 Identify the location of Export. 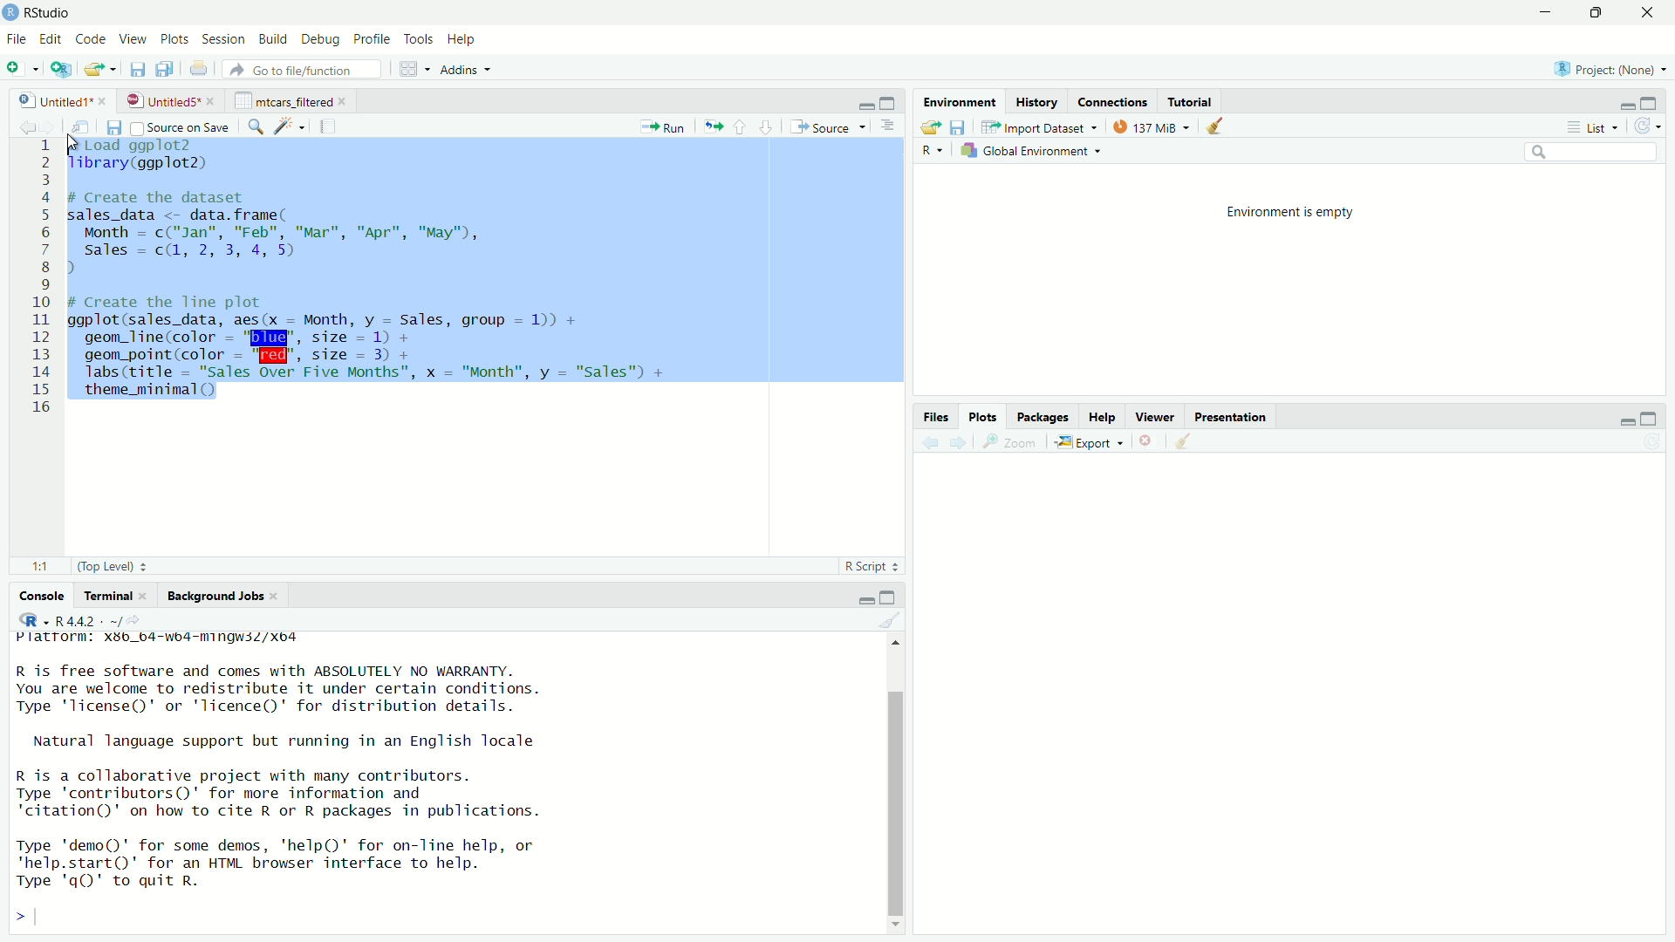
(1088, 443).